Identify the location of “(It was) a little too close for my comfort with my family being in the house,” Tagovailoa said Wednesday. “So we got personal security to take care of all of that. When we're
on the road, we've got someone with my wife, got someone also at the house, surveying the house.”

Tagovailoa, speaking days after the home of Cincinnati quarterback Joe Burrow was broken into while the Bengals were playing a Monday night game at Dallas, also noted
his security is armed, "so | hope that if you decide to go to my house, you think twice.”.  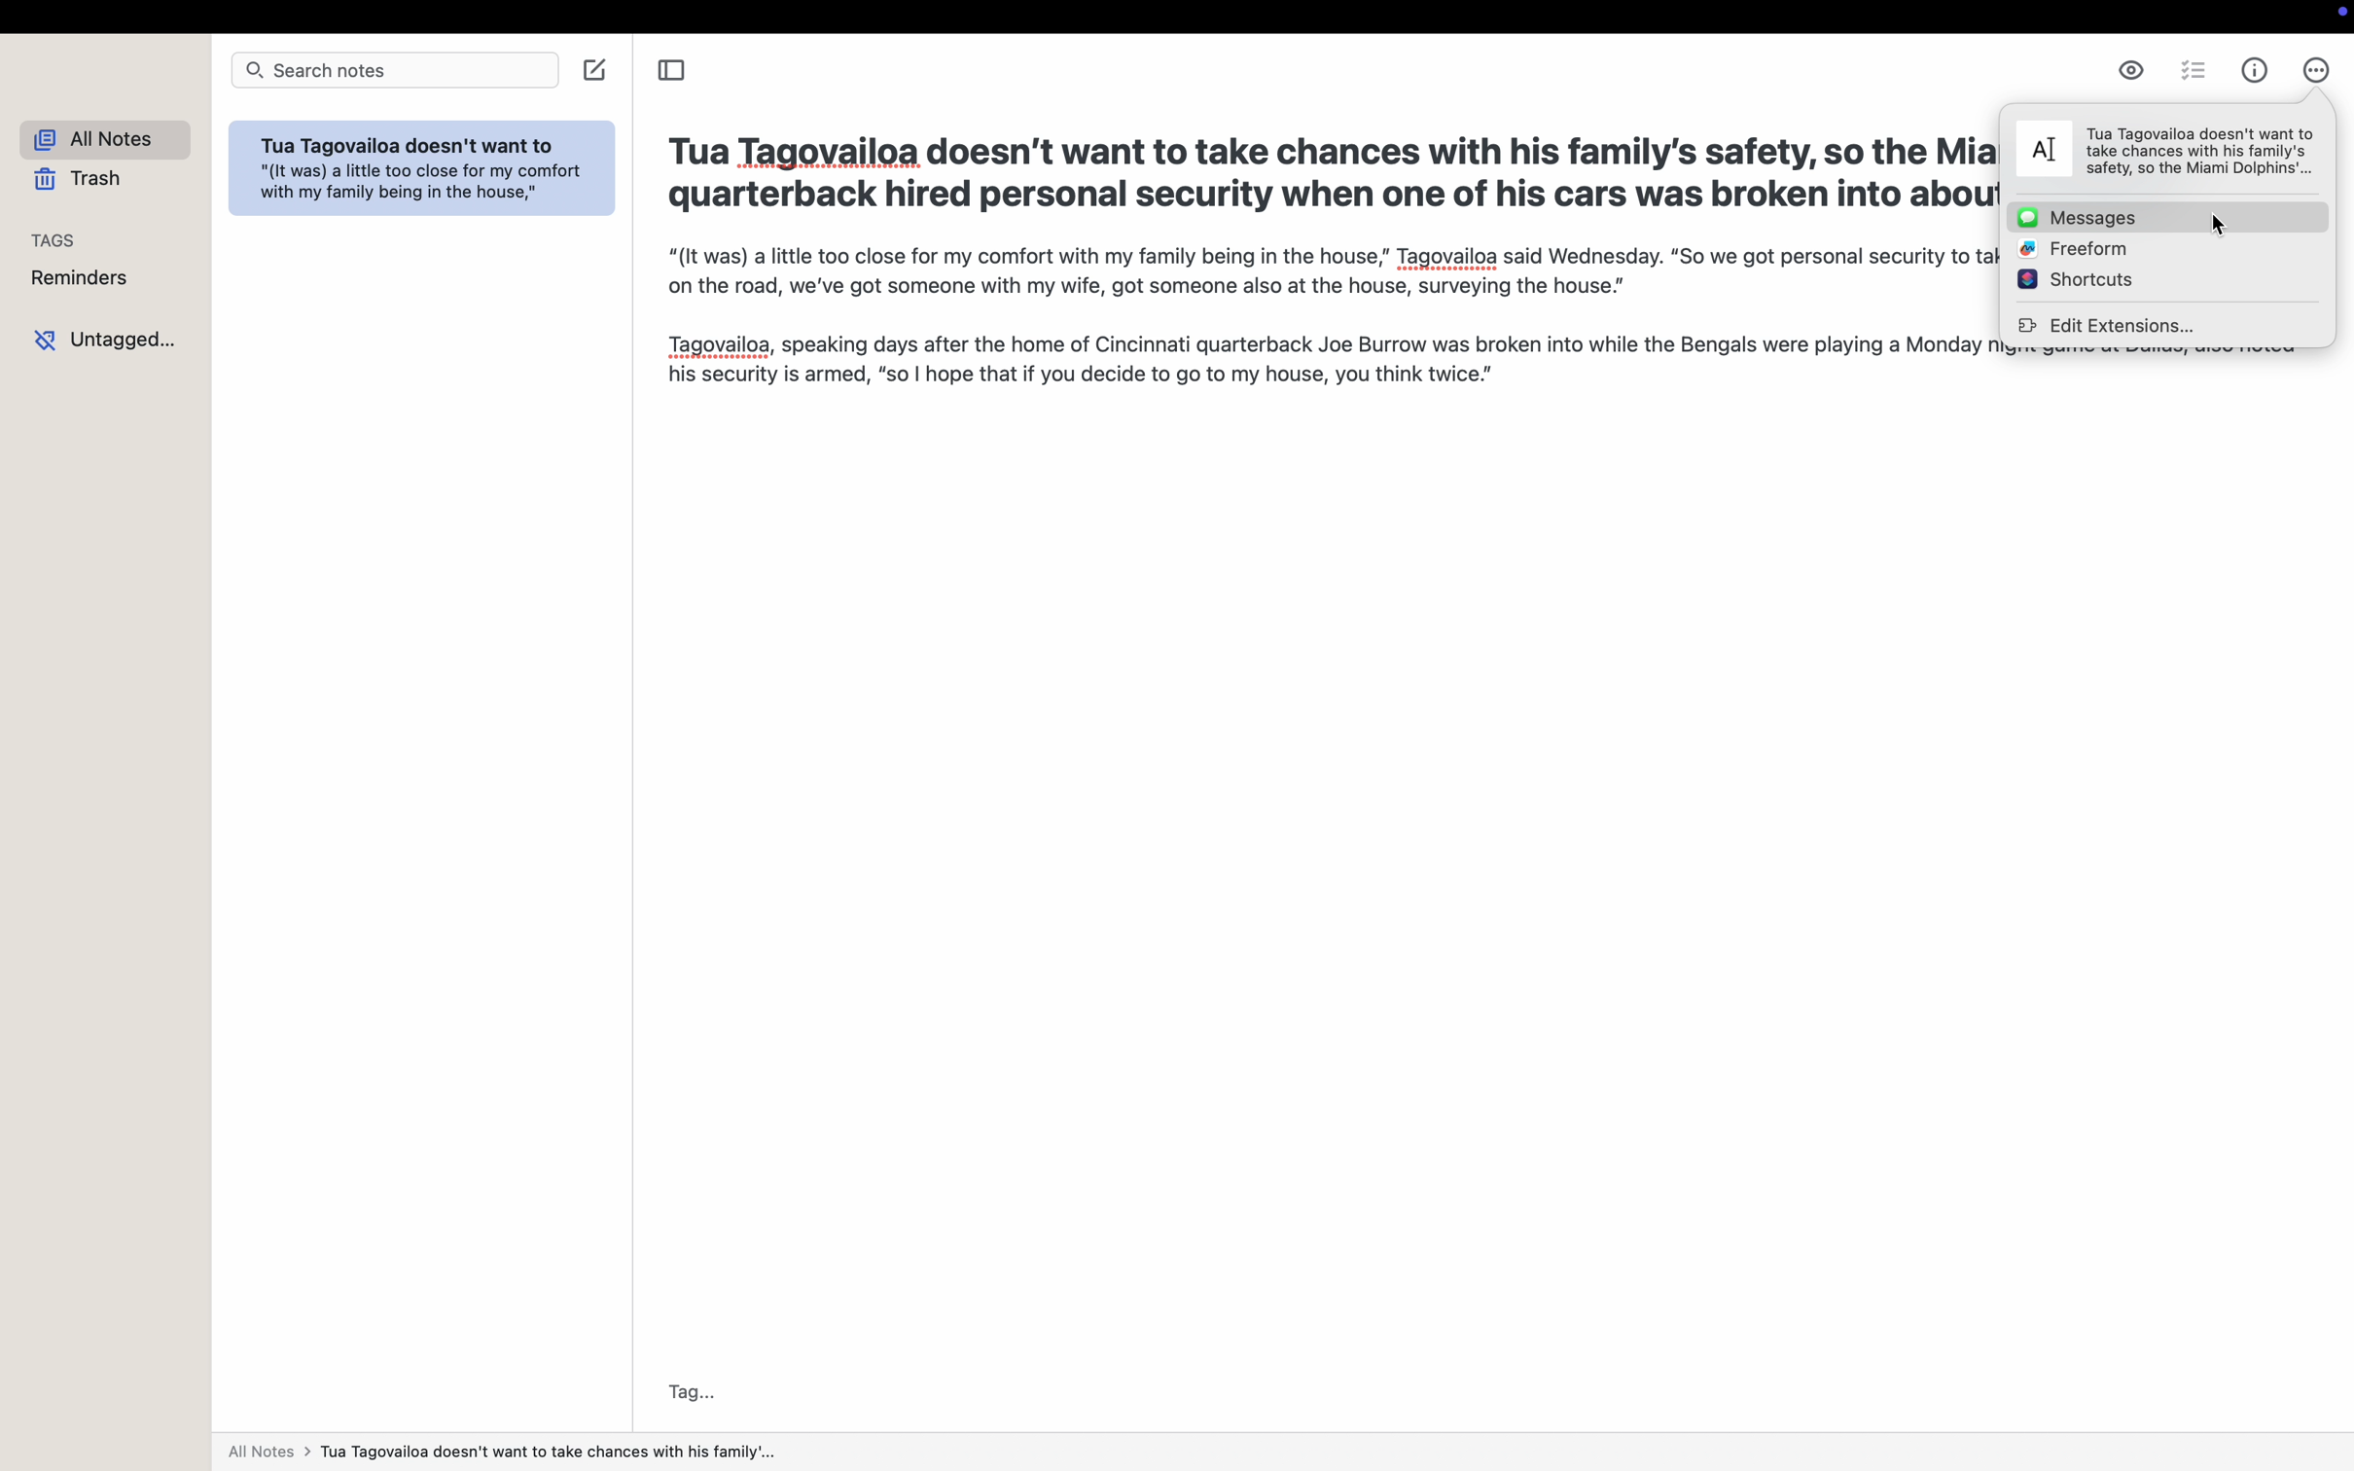
(1314, 315).